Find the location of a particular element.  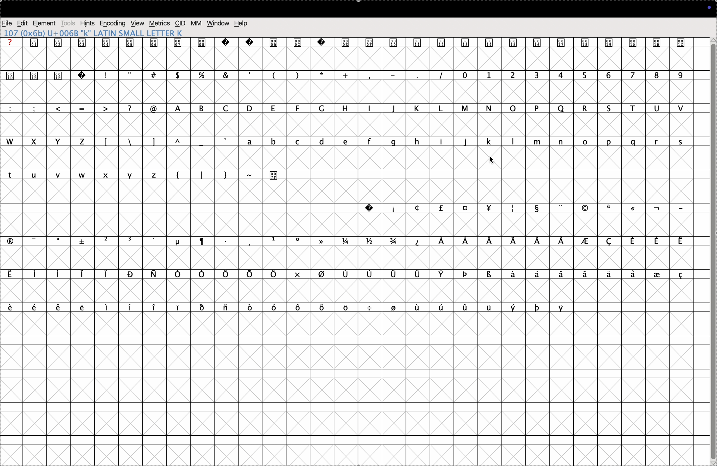

E is located at coordinates (656, 239).